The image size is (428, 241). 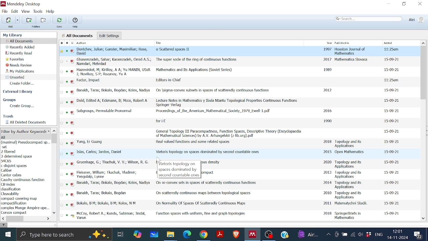 What do you see at coordinates (327, 182) in the screenshot?
I see `2014` at bounding box center [327, 182].